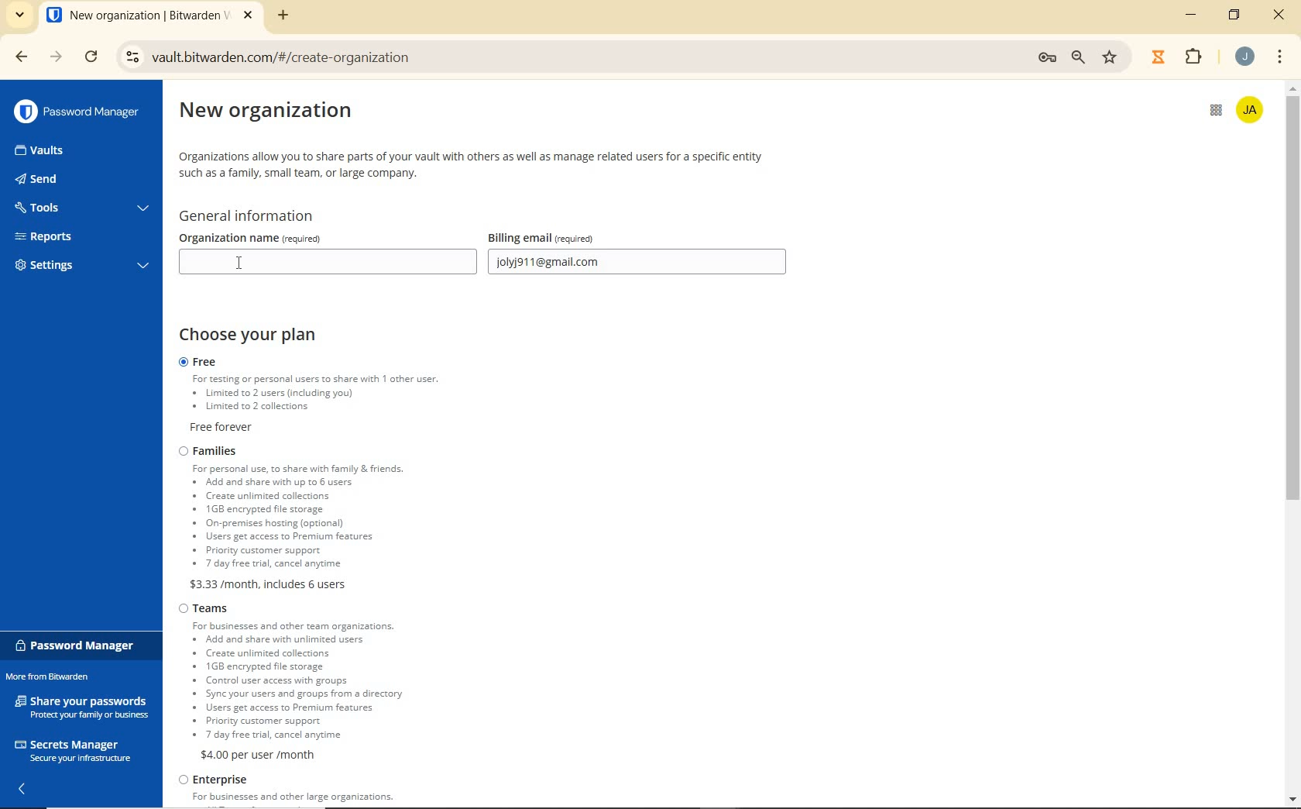 The width and height of the screenshot is (1301, 809). I want to click on password manager, so click(78, 645).